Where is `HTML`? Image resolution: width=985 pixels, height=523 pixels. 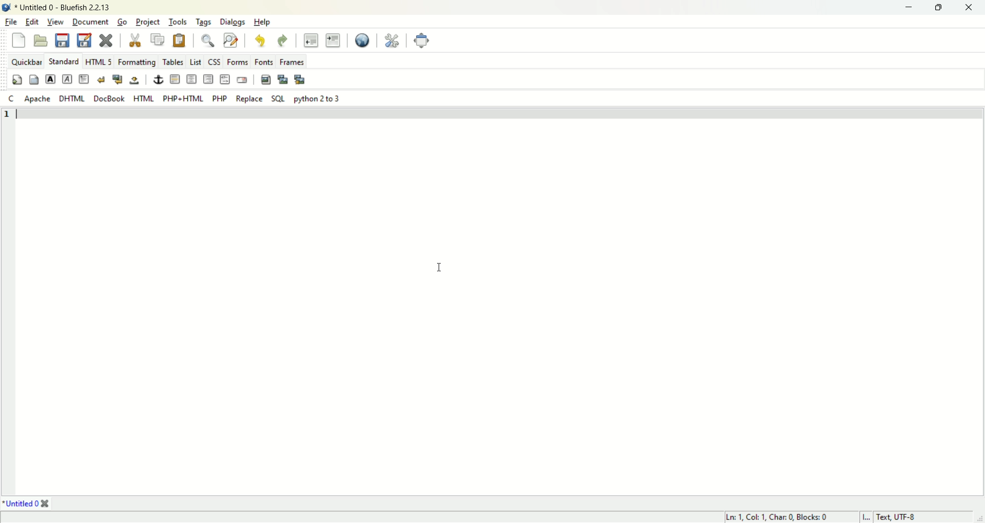
HTML is located at coordinates (144, 98).